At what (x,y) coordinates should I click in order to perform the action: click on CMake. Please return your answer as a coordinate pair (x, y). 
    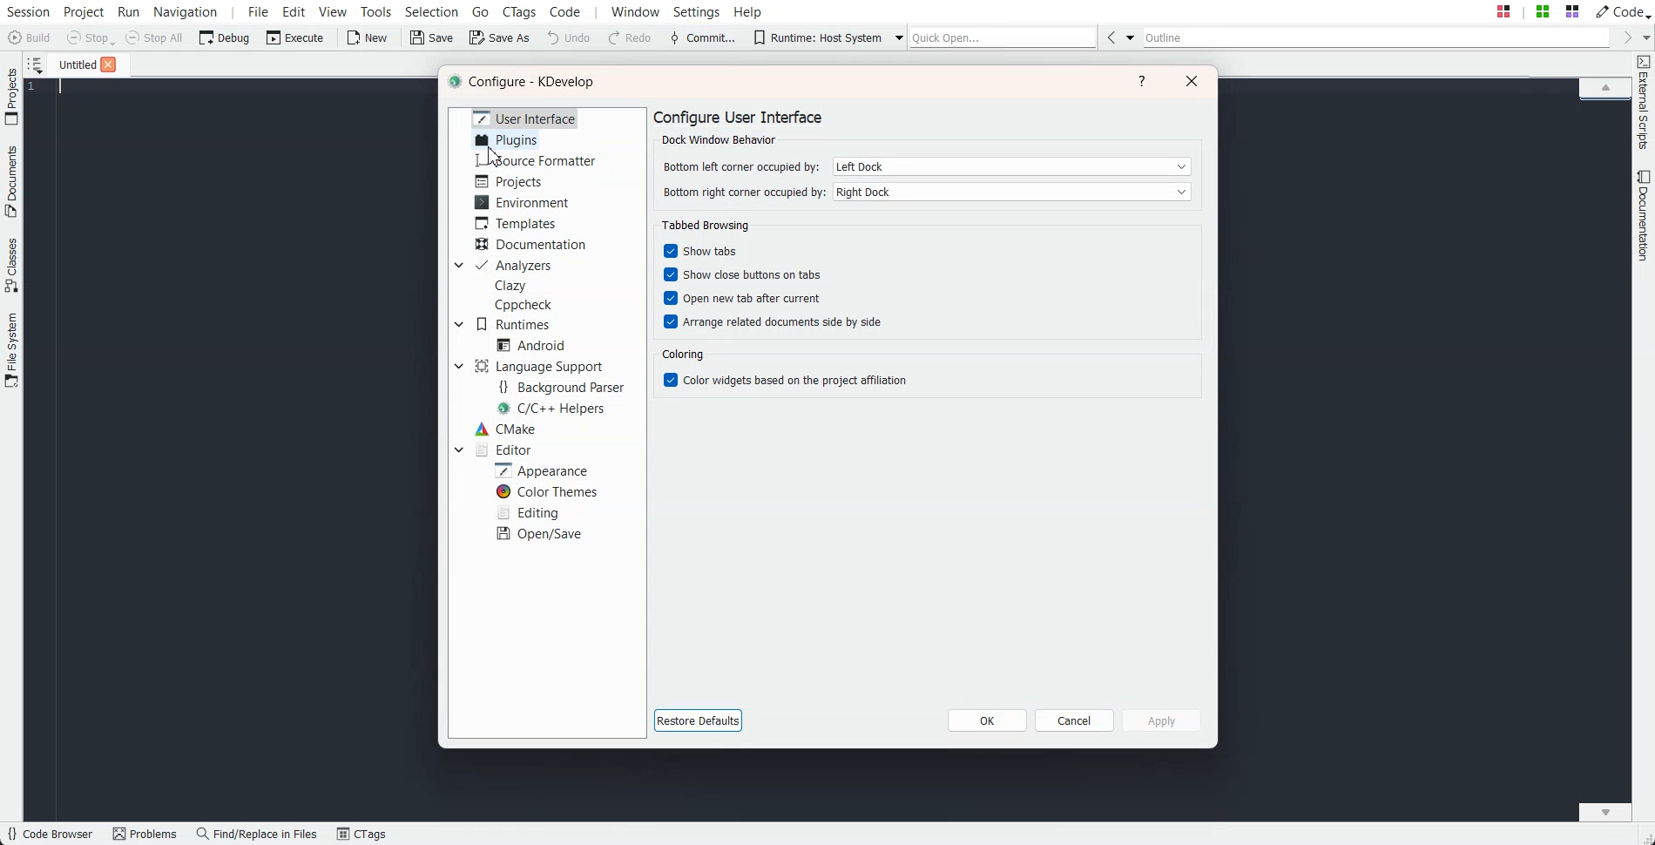
    Looking at the image, I should click on (504, 429).